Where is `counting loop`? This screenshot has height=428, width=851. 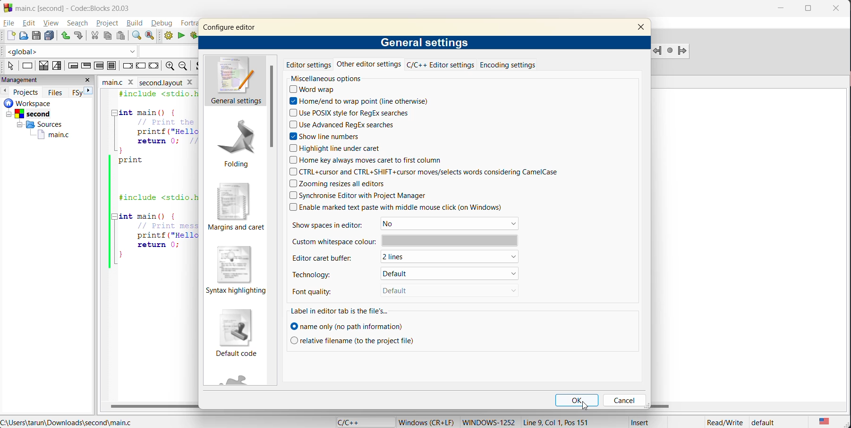
counting loop is located at coordinates (97, 65).